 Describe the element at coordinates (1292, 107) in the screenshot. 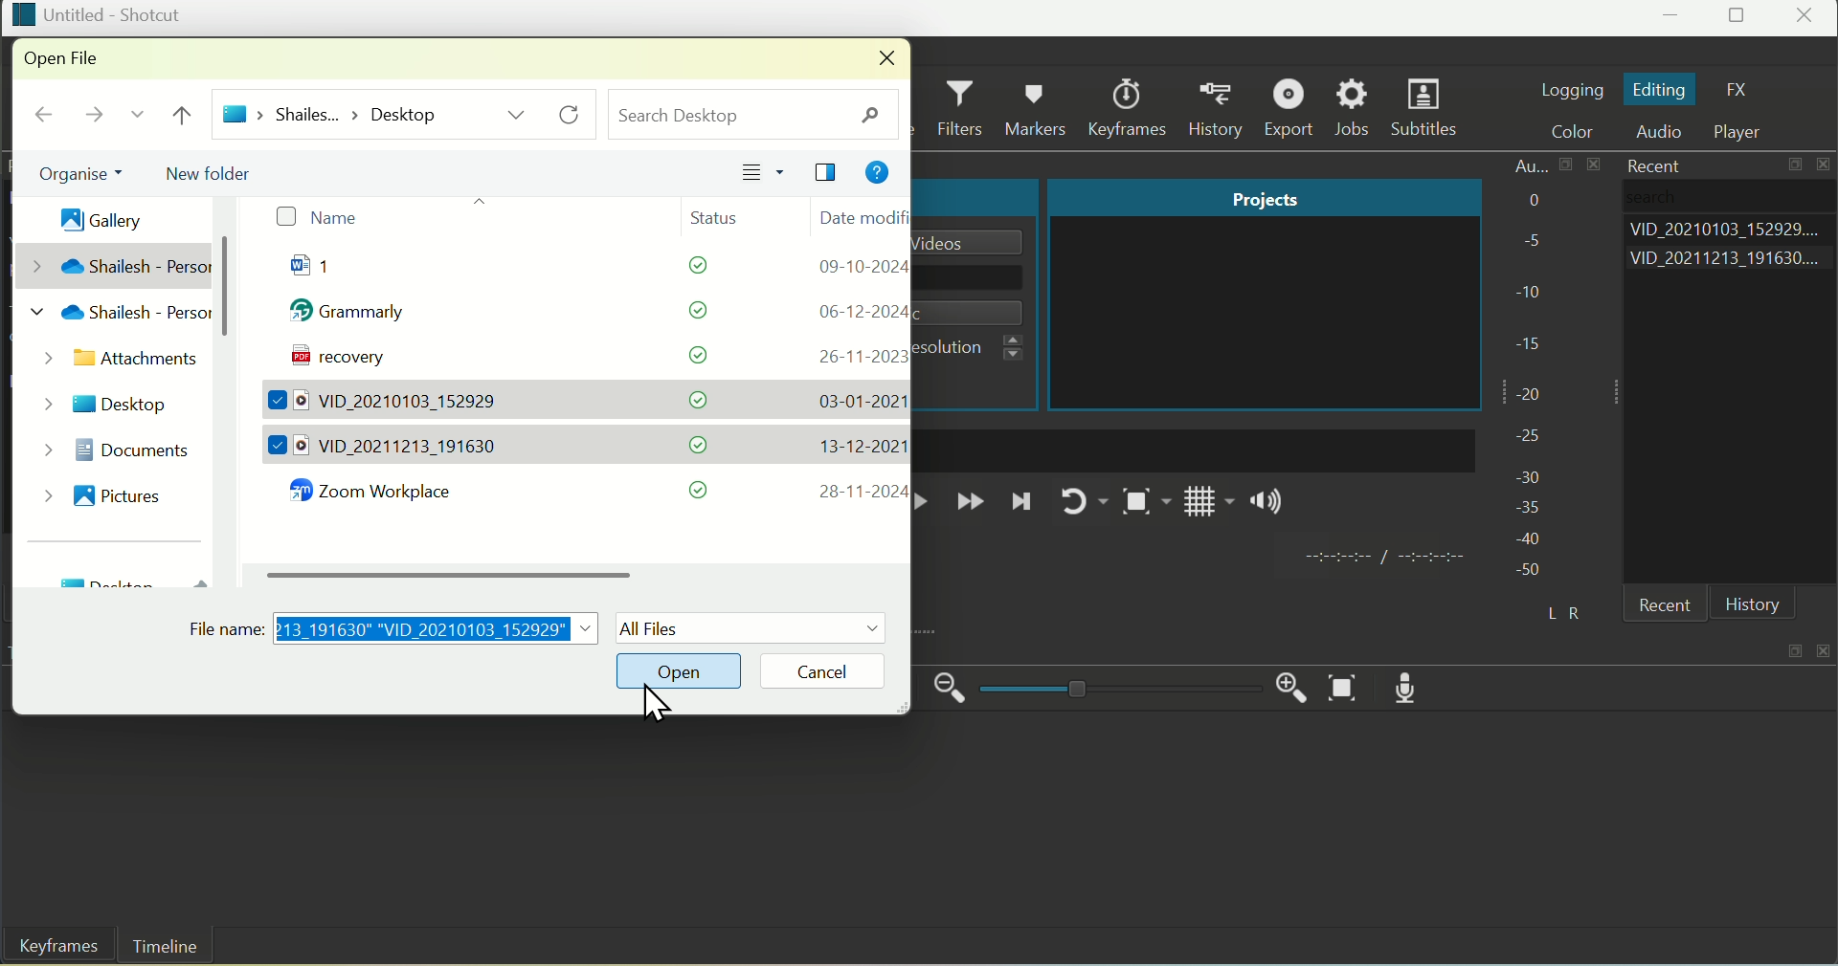

I see `Export` at that location.